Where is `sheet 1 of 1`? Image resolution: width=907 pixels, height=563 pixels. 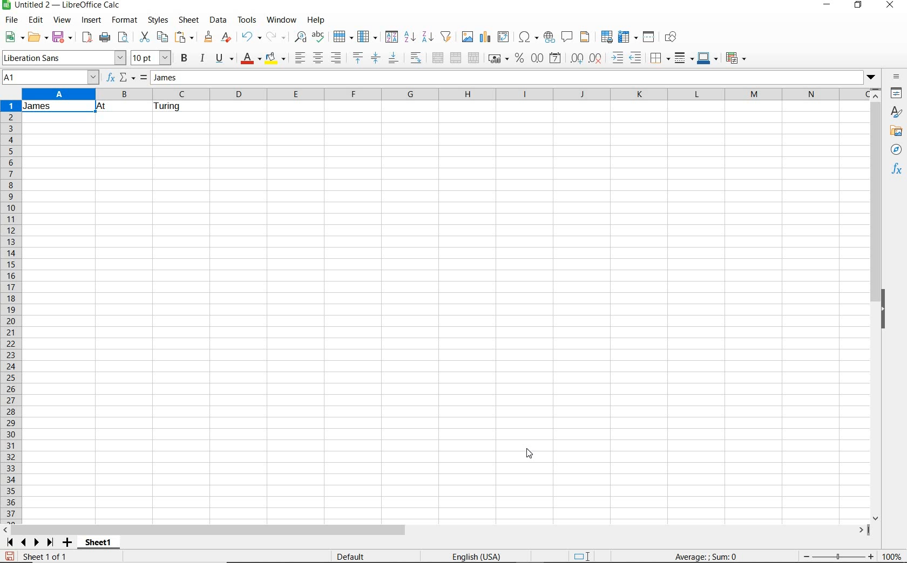
sheet 1 of 1 is located at coordinates (44, 556).